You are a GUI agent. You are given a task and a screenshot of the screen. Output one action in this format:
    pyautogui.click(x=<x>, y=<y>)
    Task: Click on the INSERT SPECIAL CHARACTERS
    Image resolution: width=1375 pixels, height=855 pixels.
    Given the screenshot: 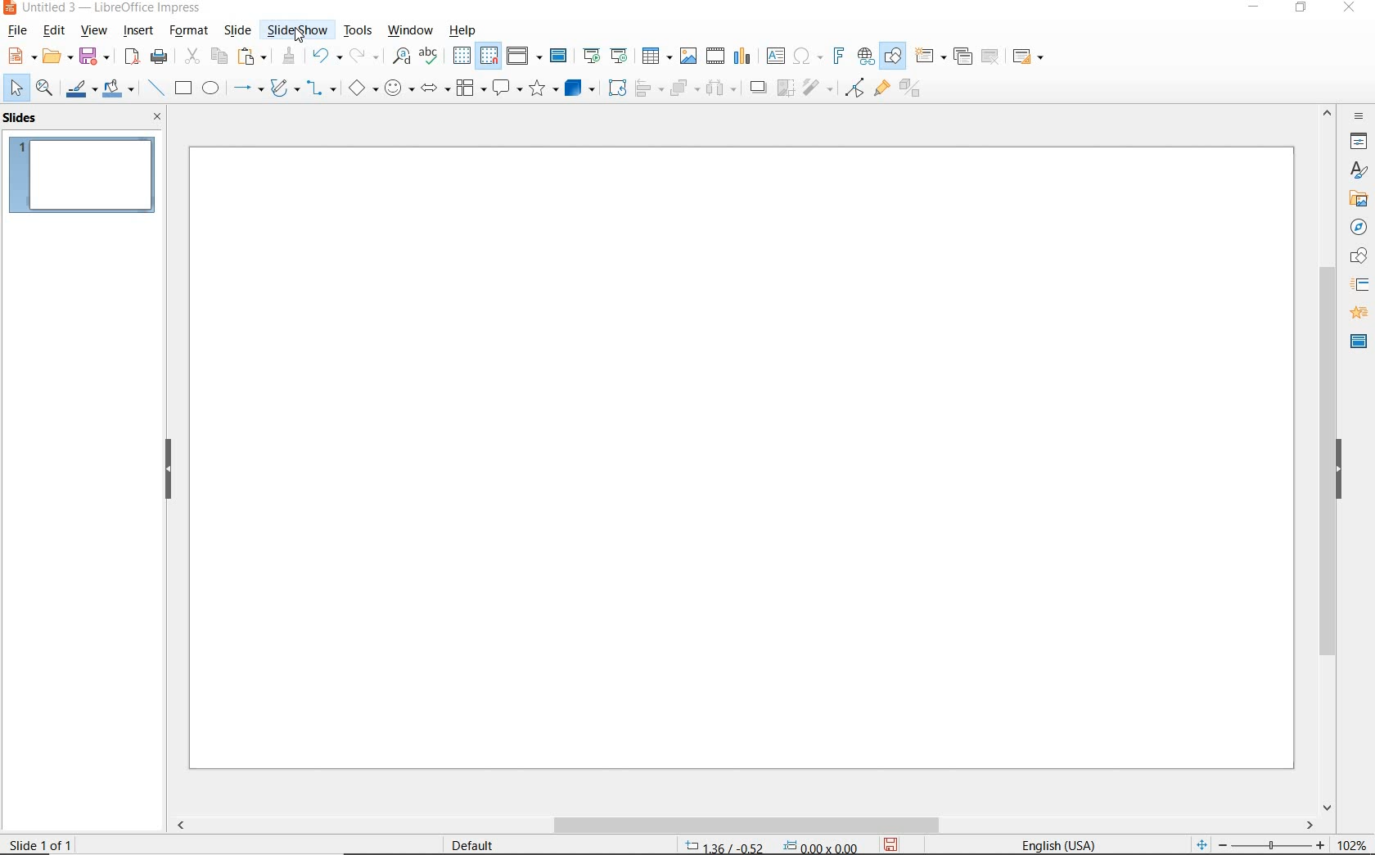 What is the action you would take?
    pyautogui.click(x=806, y=57)
    